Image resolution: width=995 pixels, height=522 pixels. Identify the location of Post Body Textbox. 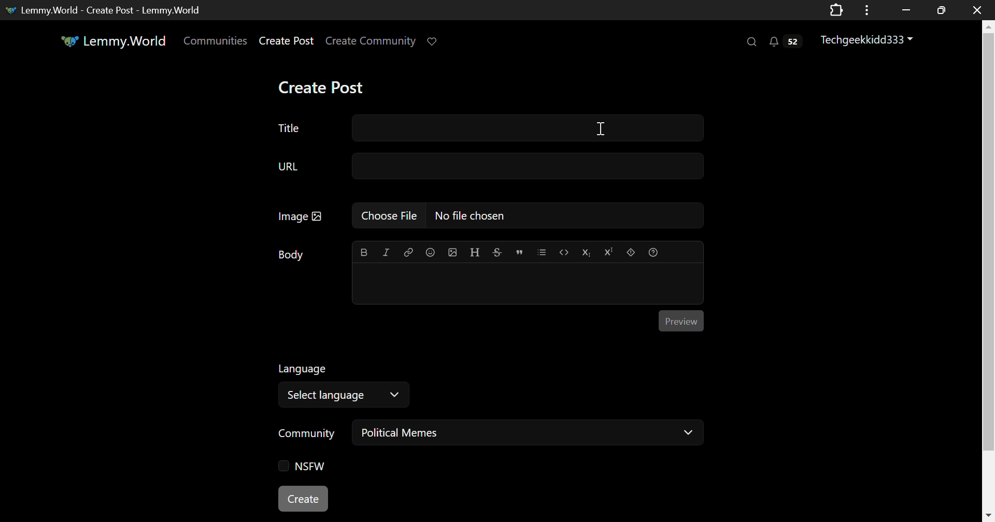
(529, 284).